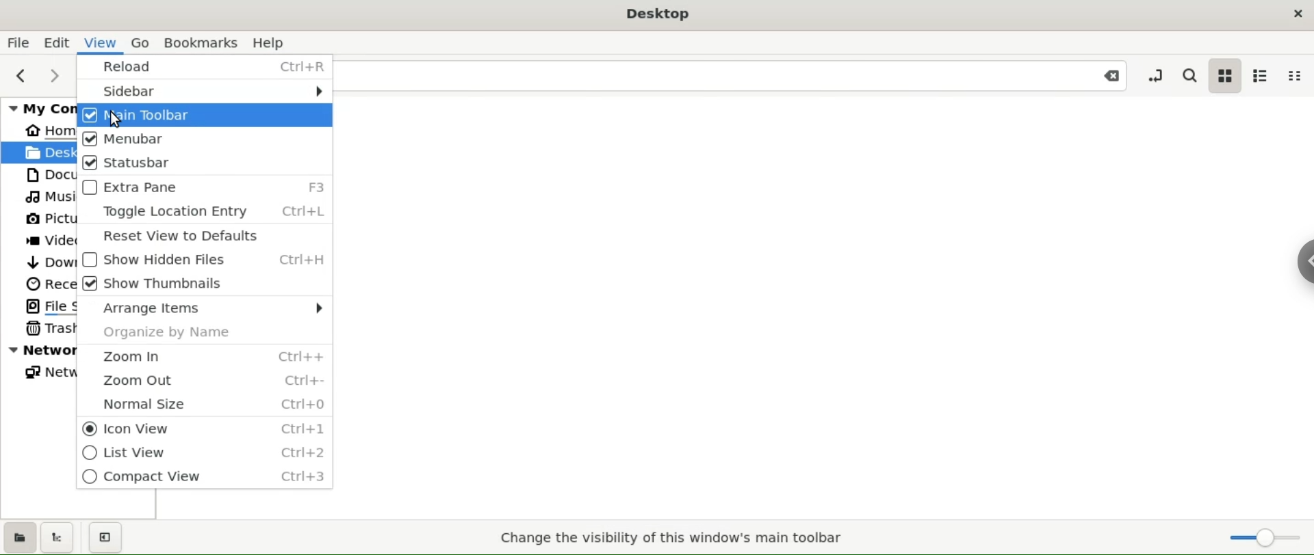 This screenshot has width=1314, height=555. Describe the element at coordinates (1254, 533) in the screenshot. I see `zoom slider` at that location.